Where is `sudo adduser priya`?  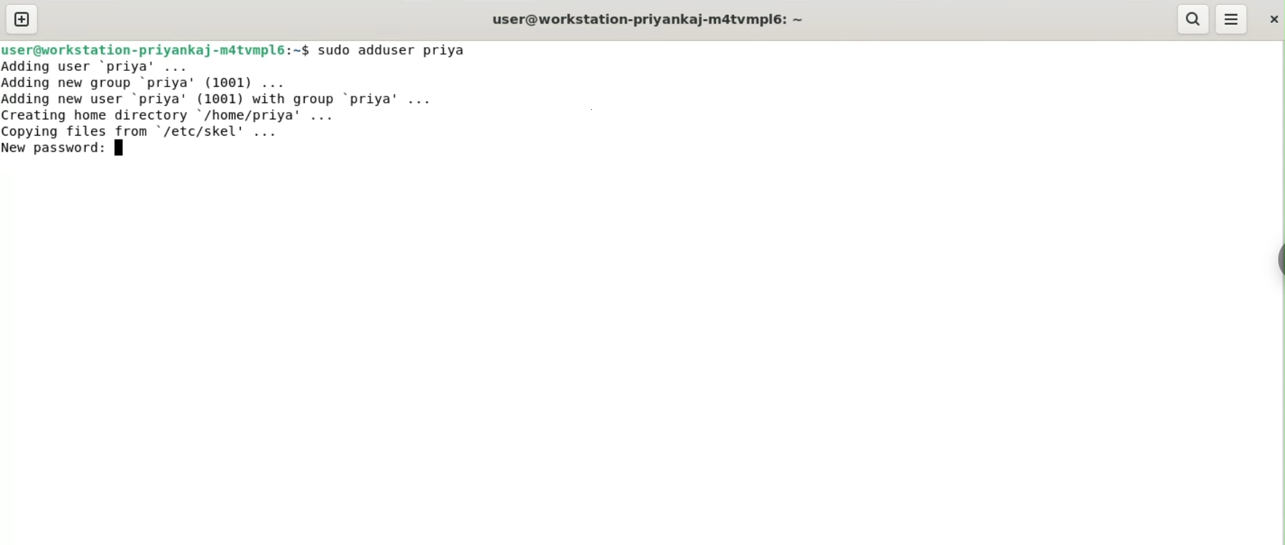
sudo adduser priya is located at coordinates (394, 50).